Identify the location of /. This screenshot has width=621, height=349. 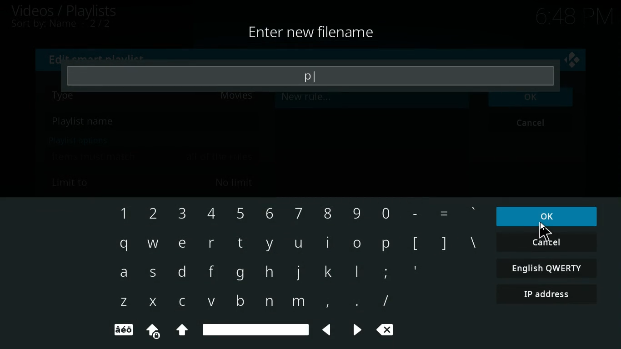
(386, 301).